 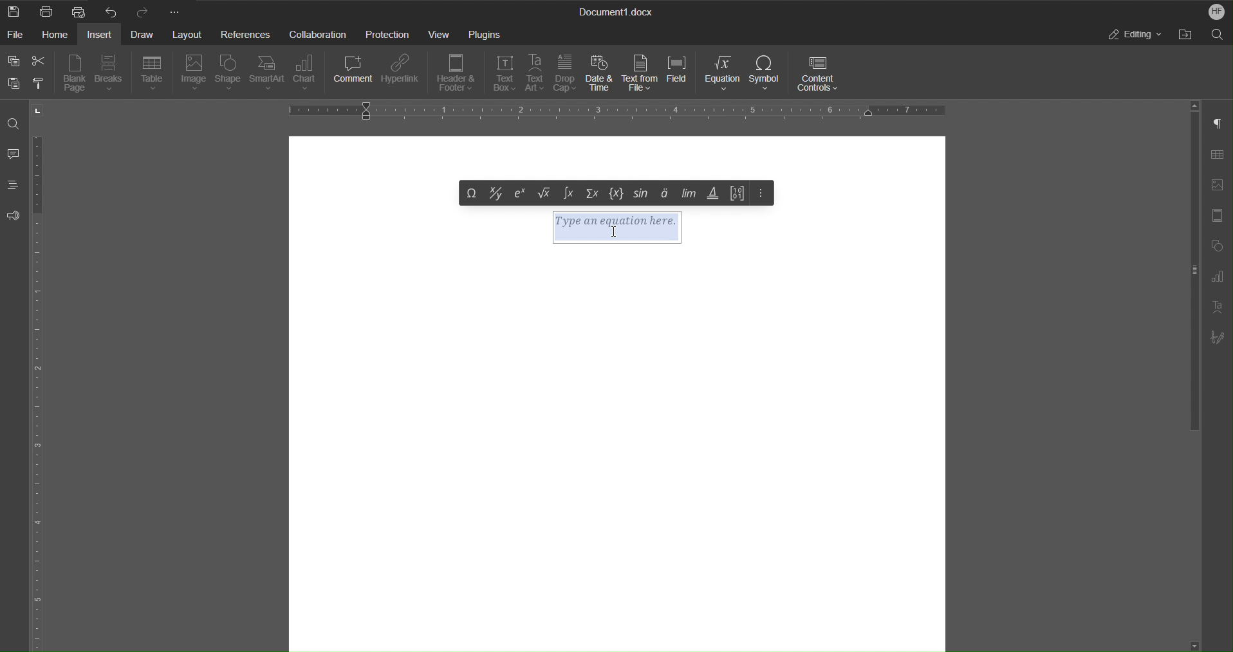 What do you see at coordinates (441, 33) in the screenshot?
I see `View` at bounding box center [441, 33].